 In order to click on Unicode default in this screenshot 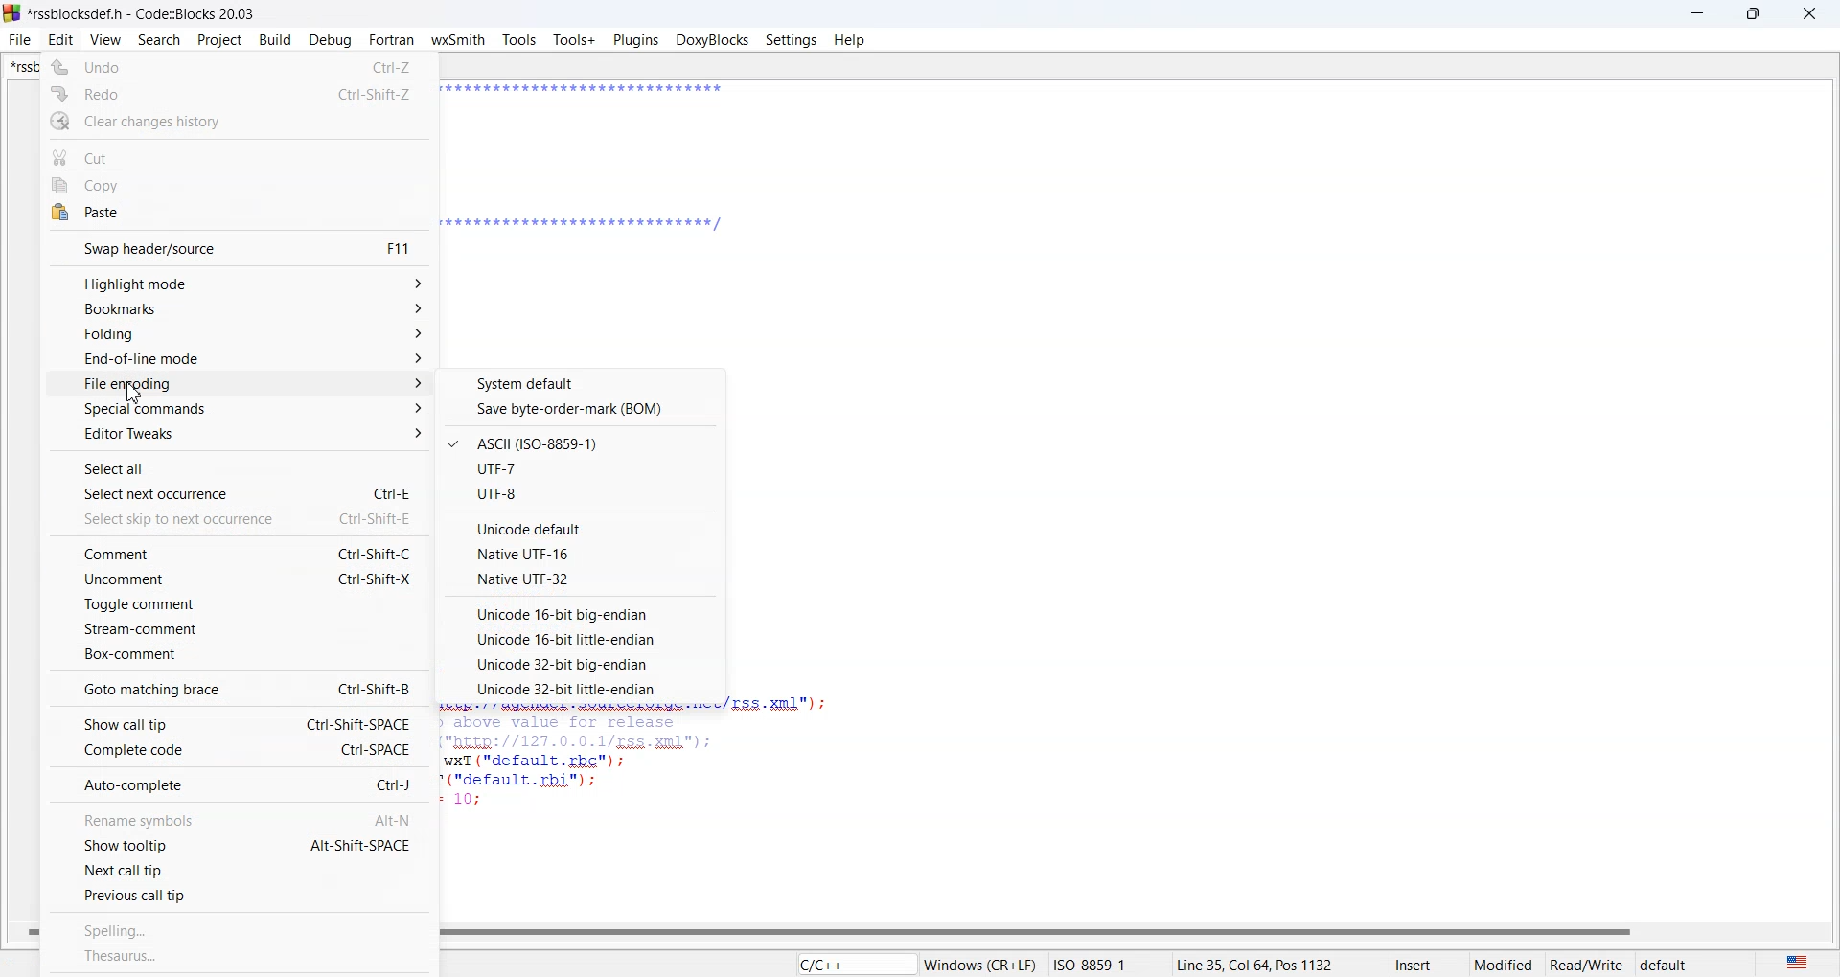, I will do `click(584, 526)`.